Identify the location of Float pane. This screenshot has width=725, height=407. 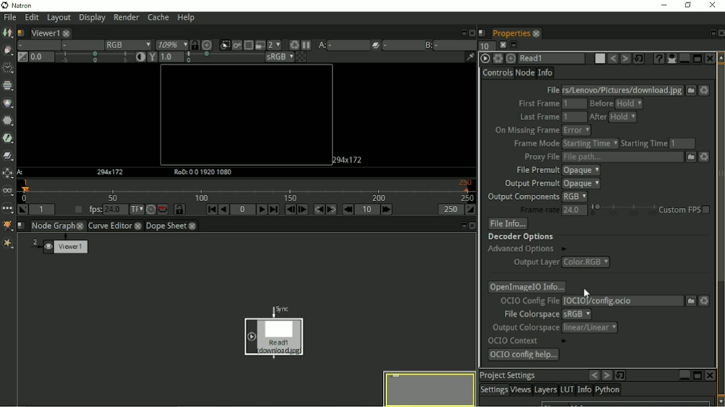
(710, 33).